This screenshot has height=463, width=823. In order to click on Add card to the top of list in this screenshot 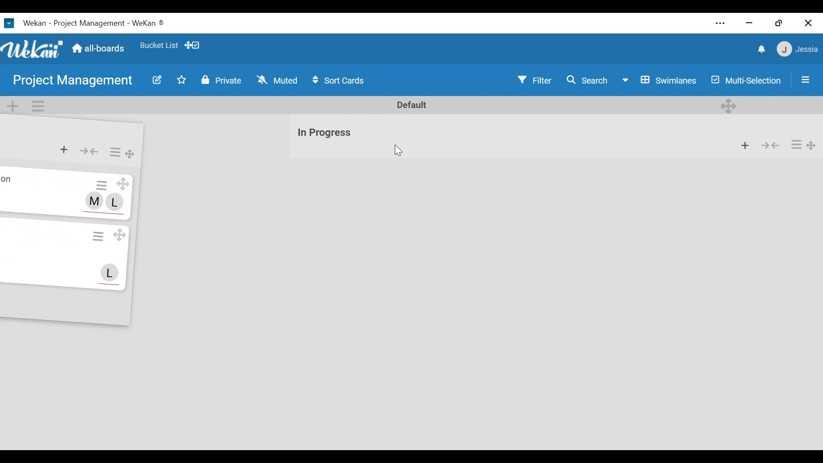, I will do `click(64, 149)`.